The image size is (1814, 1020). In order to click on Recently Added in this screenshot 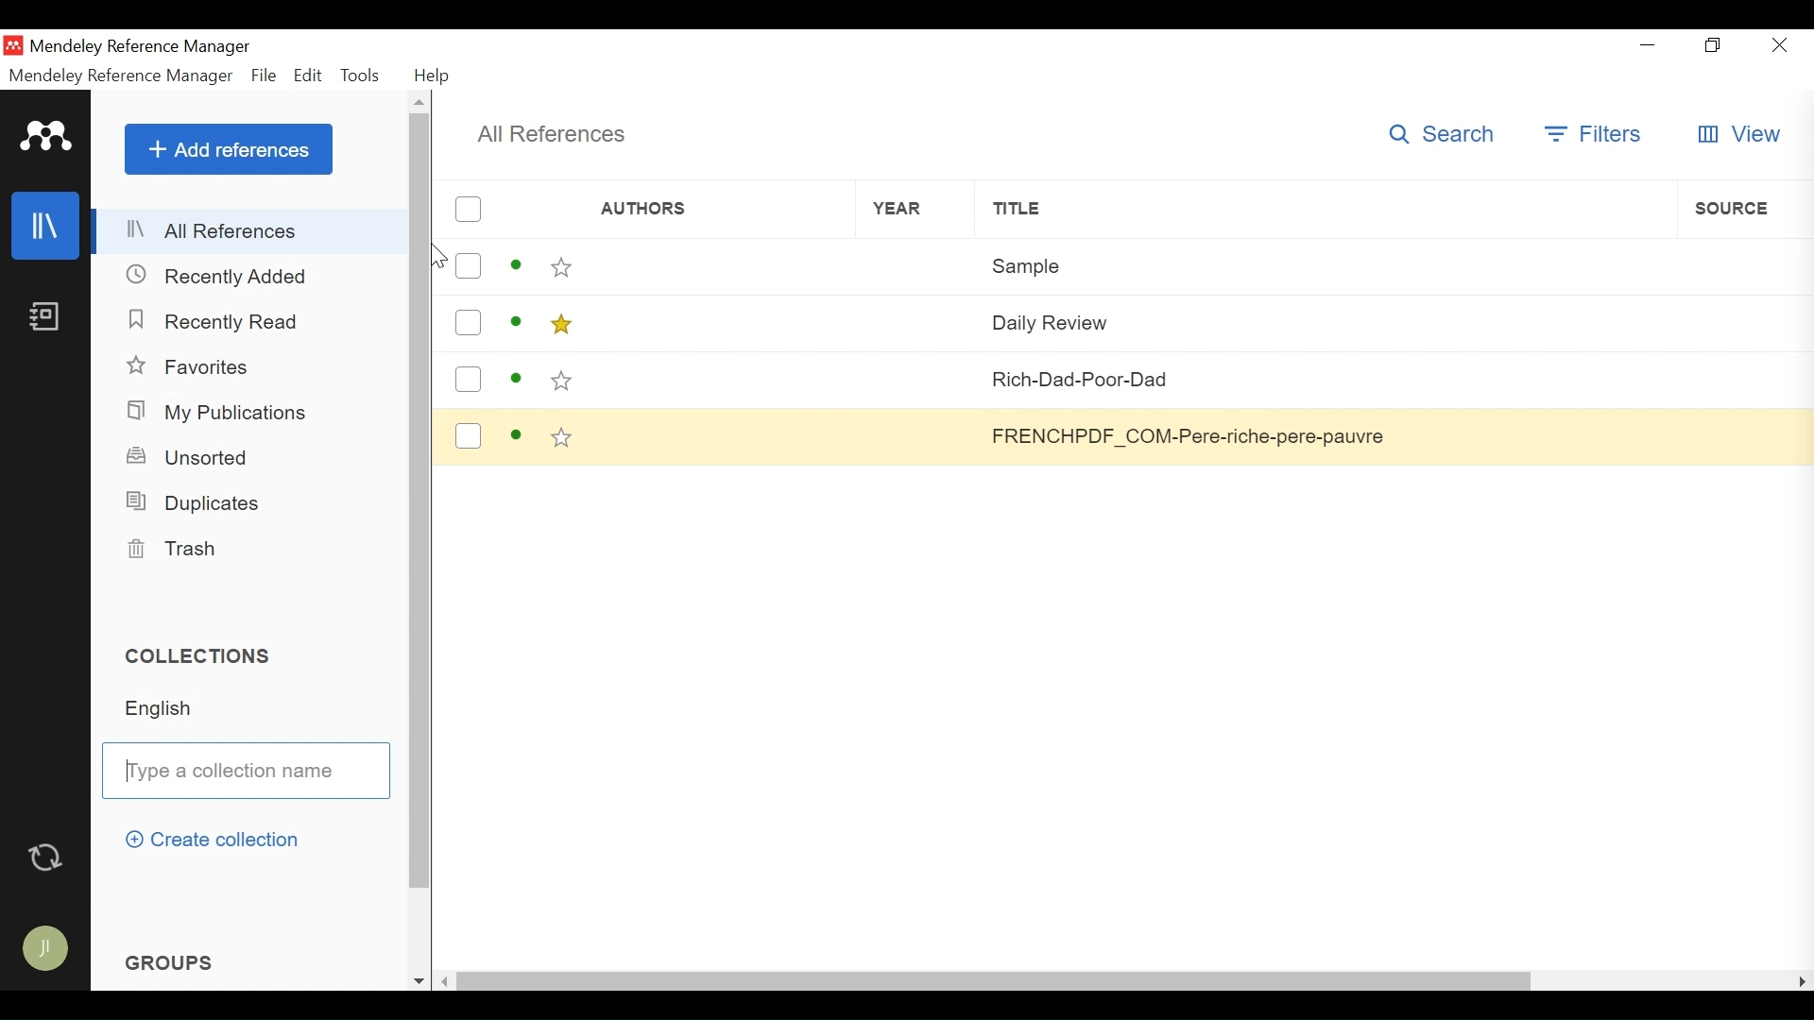, I will do `click(217, 276)`.